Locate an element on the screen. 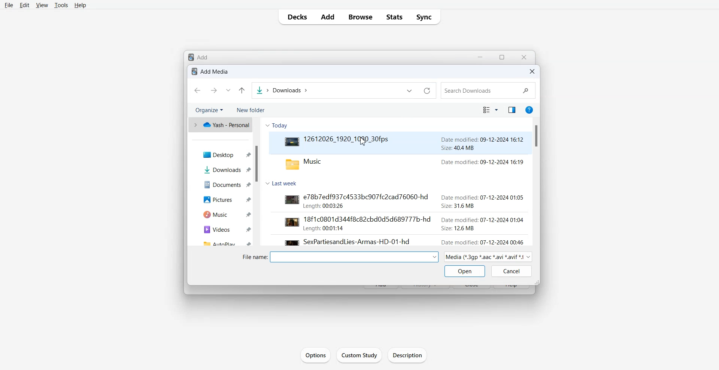 The height and width of the screenshot is (370, 719). Vertical Scroll bar is located at coordinates (537, 138).